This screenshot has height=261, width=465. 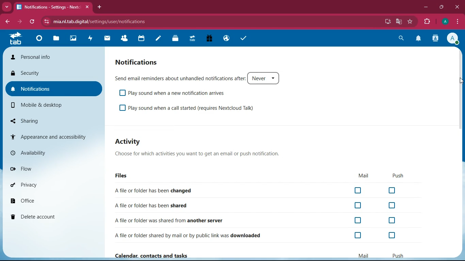 I want to click on A file or folder shared by mail or by public link was downloaded, so click(x=258, y=234).